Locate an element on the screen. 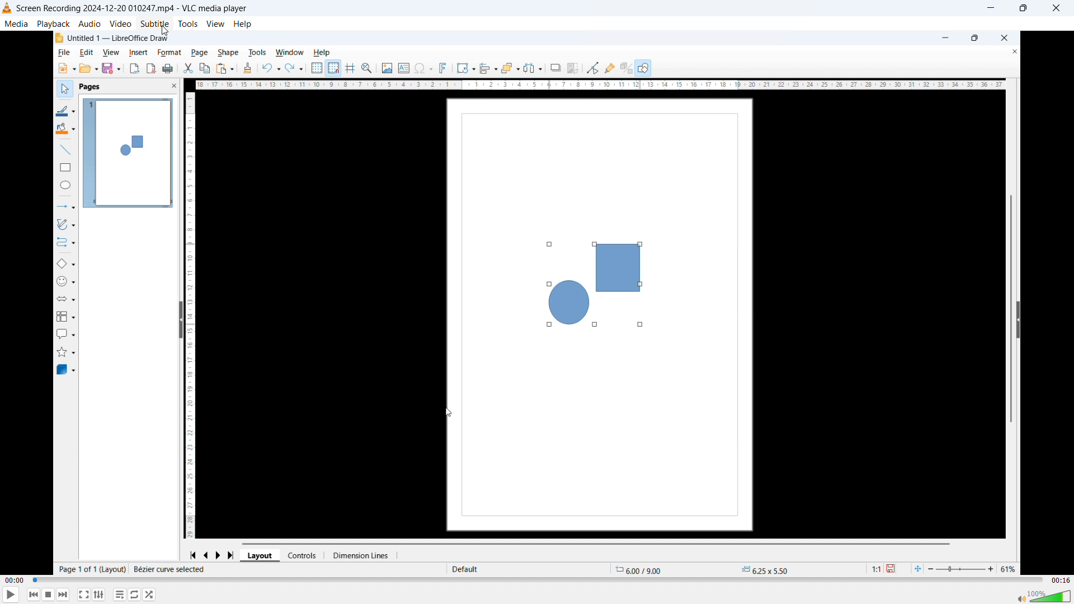 Image resolution: width=1074 pixels, height=604 pixels. clone formatting is located at coordinates (247, 68).